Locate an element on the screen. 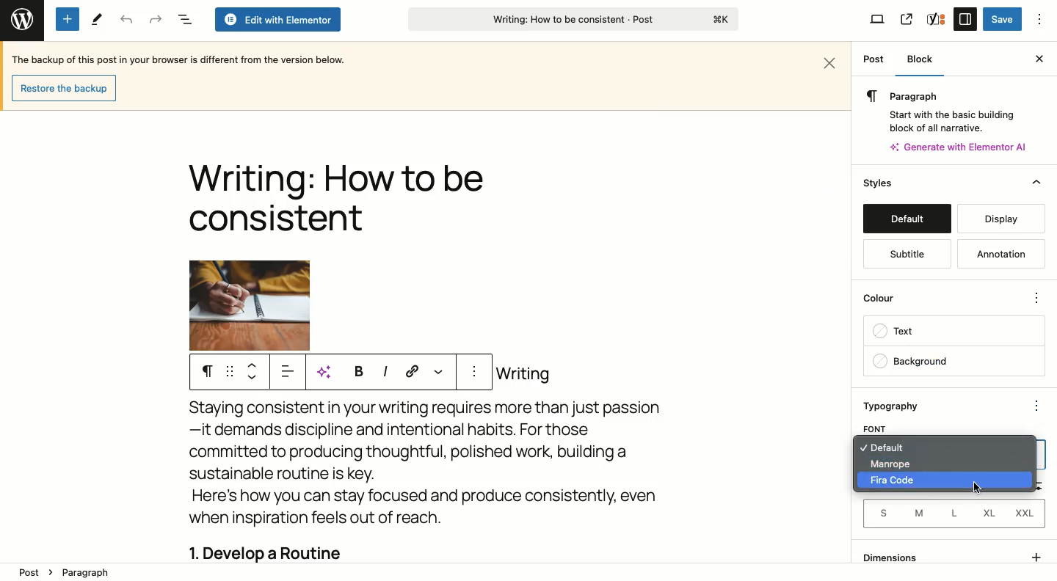 Image resolution: width=1057 pixels, height=581 pixels. Default  is located at coordinates (898, 450).